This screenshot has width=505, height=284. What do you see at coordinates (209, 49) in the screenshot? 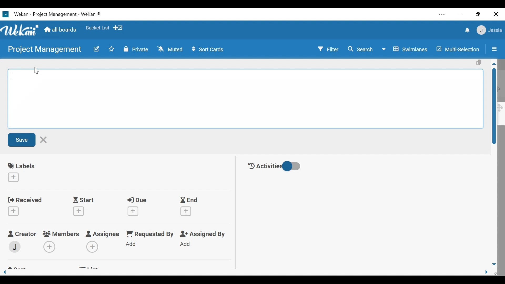
I see `Sort Cards` at bounding box center [209, 49].